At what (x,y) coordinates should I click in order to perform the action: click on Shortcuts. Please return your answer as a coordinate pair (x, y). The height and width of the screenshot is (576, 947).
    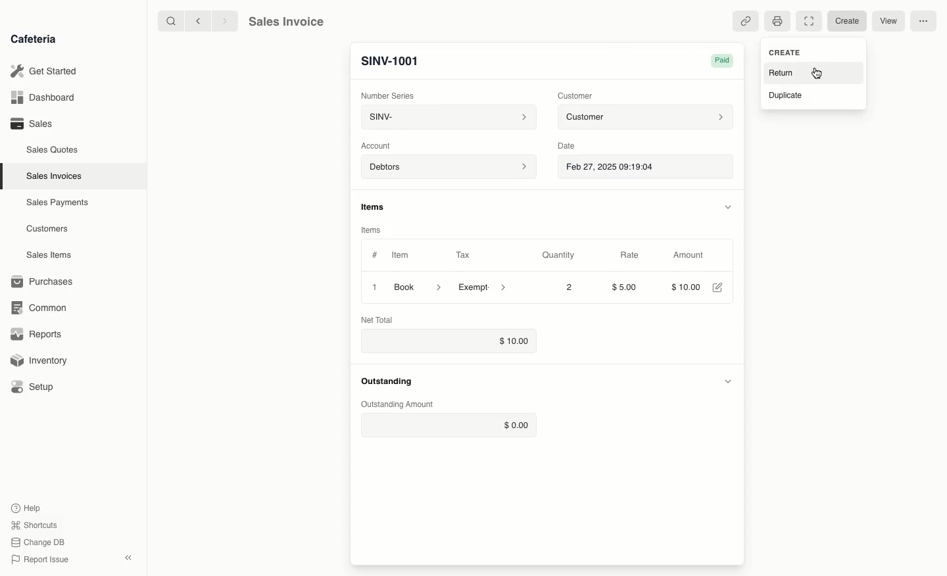
    Looking at the image, I should click on (36, 524).